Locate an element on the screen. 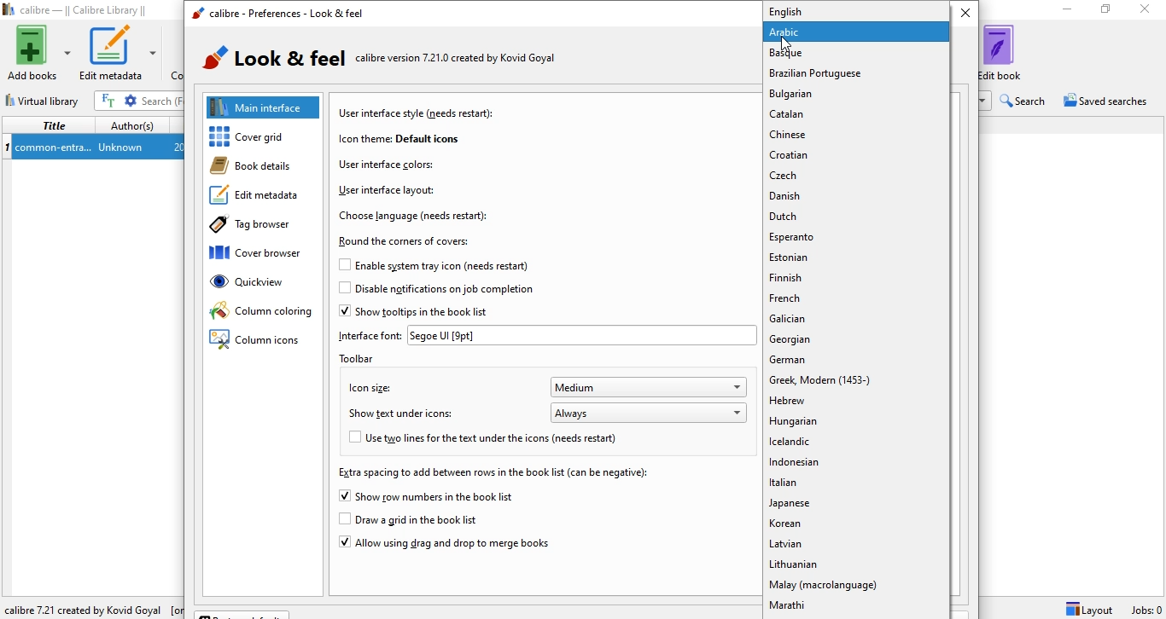  one book entry is located at coordinates (92, 148).